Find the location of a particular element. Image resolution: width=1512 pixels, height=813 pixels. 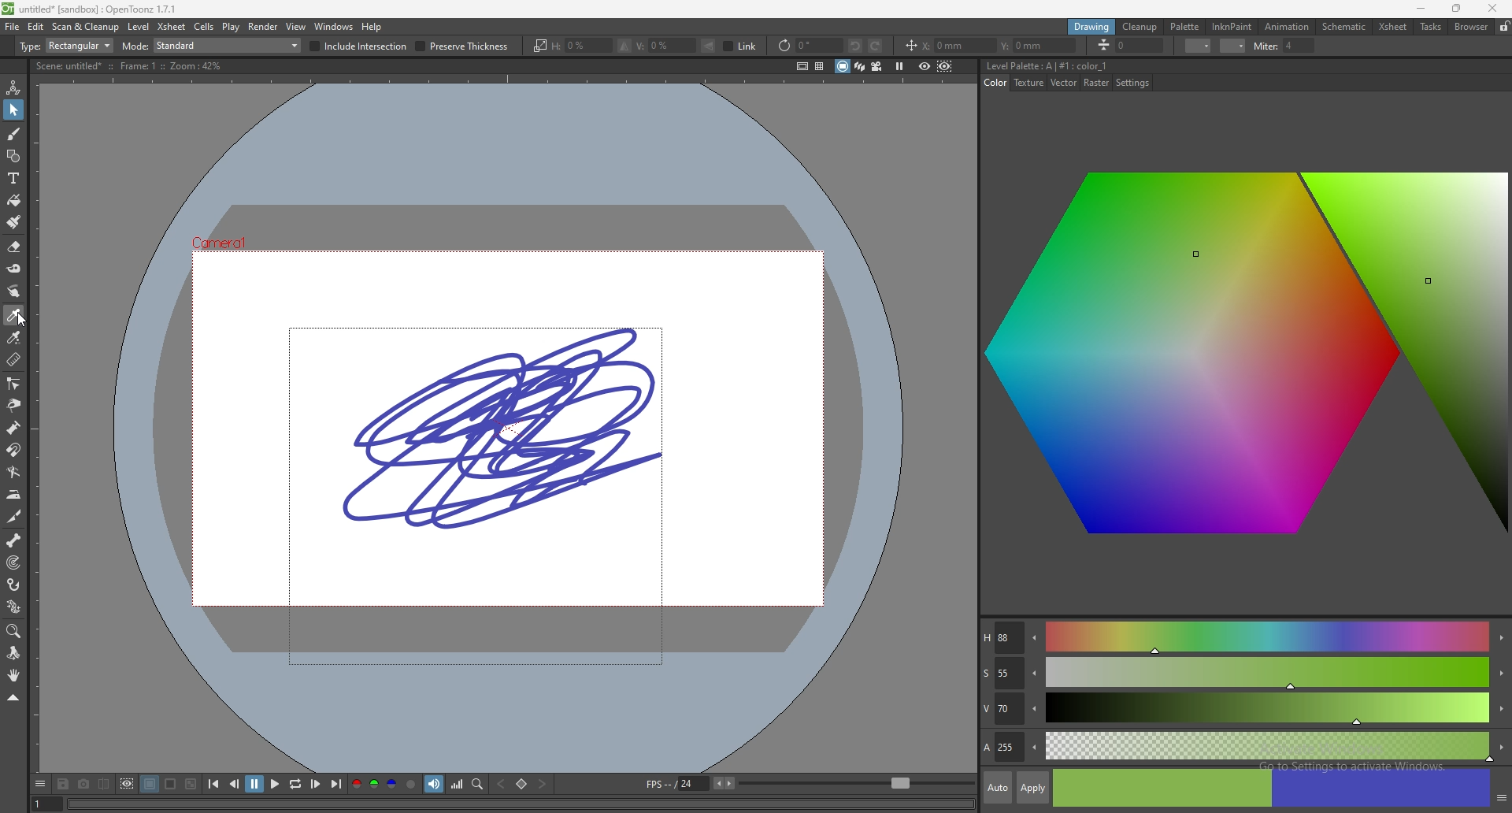

drawing is located at coordinates (1092, 28).